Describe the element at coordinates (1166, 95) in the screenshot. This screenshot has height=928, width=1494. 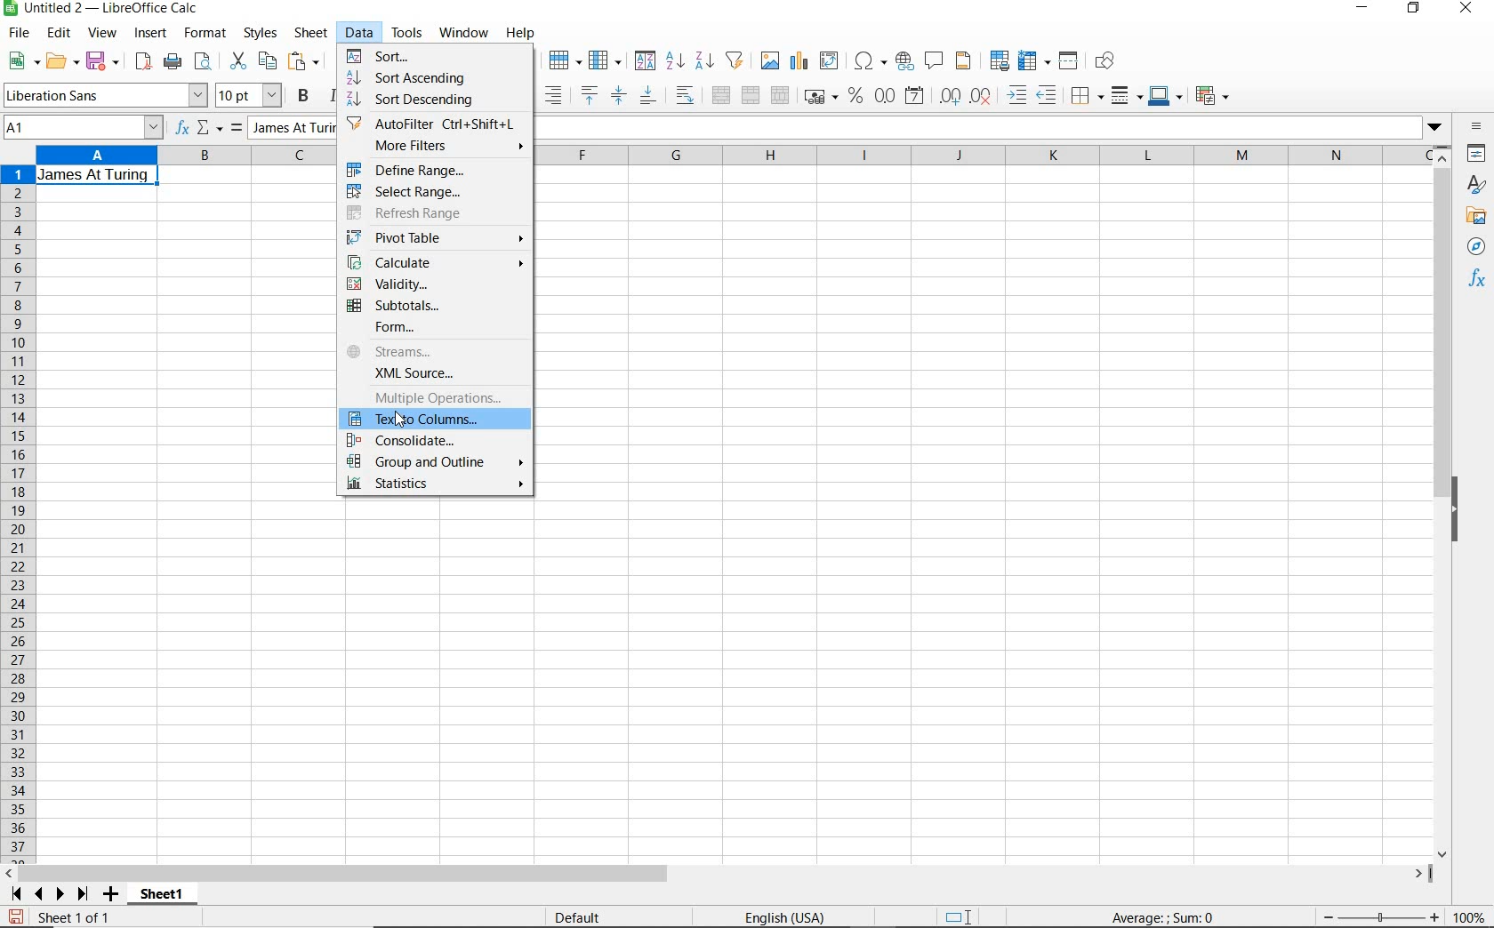
I see `border color` at that location.